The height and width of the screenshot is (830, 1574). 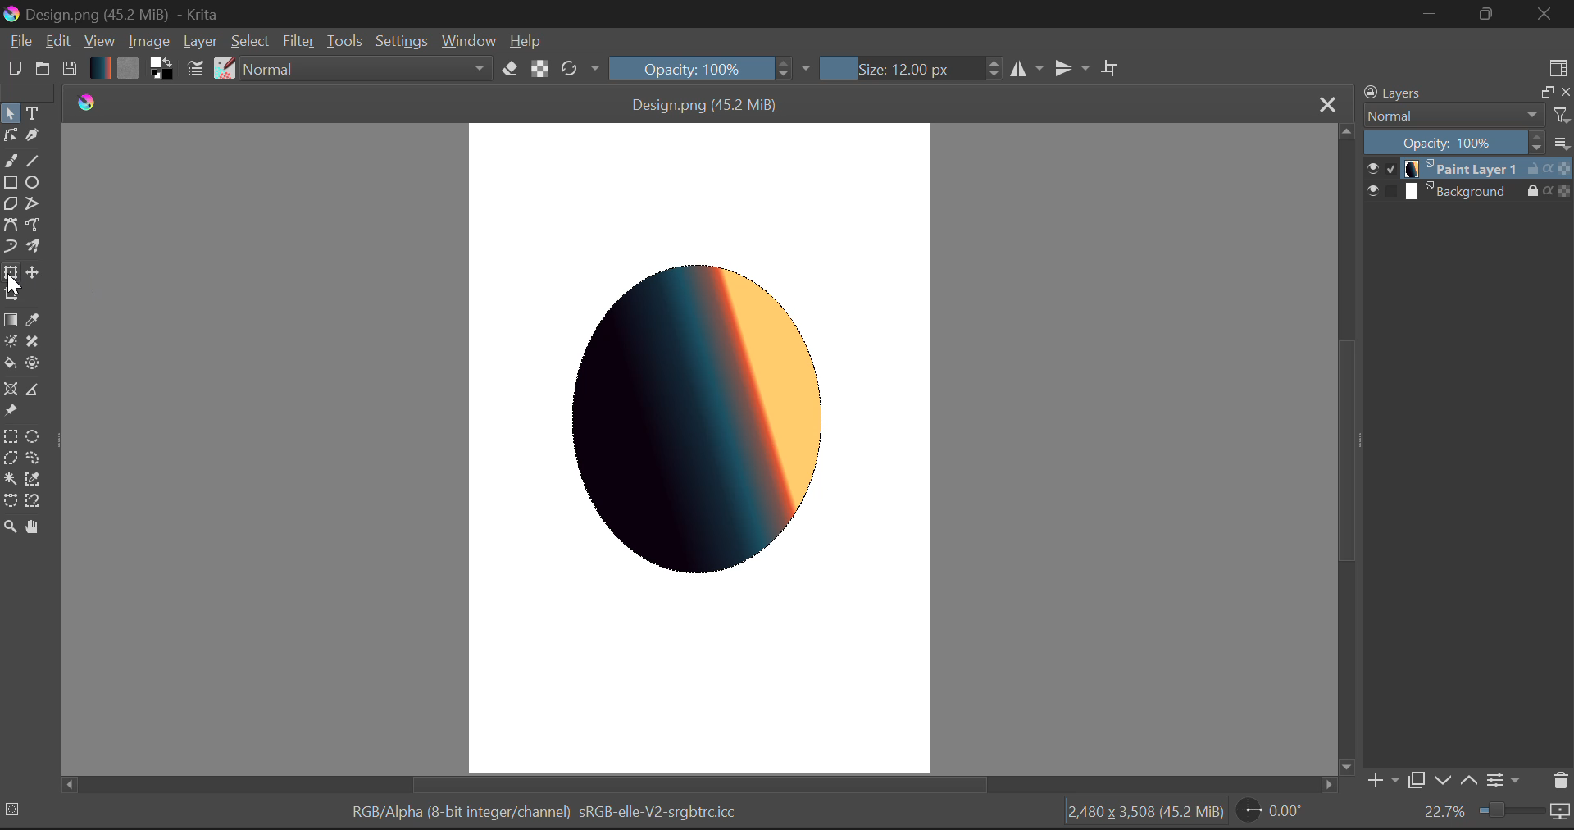 What do you see at coordinates (11, 184) in the screenshot?
I see `Rectangle` at bounding box center [11, 184].